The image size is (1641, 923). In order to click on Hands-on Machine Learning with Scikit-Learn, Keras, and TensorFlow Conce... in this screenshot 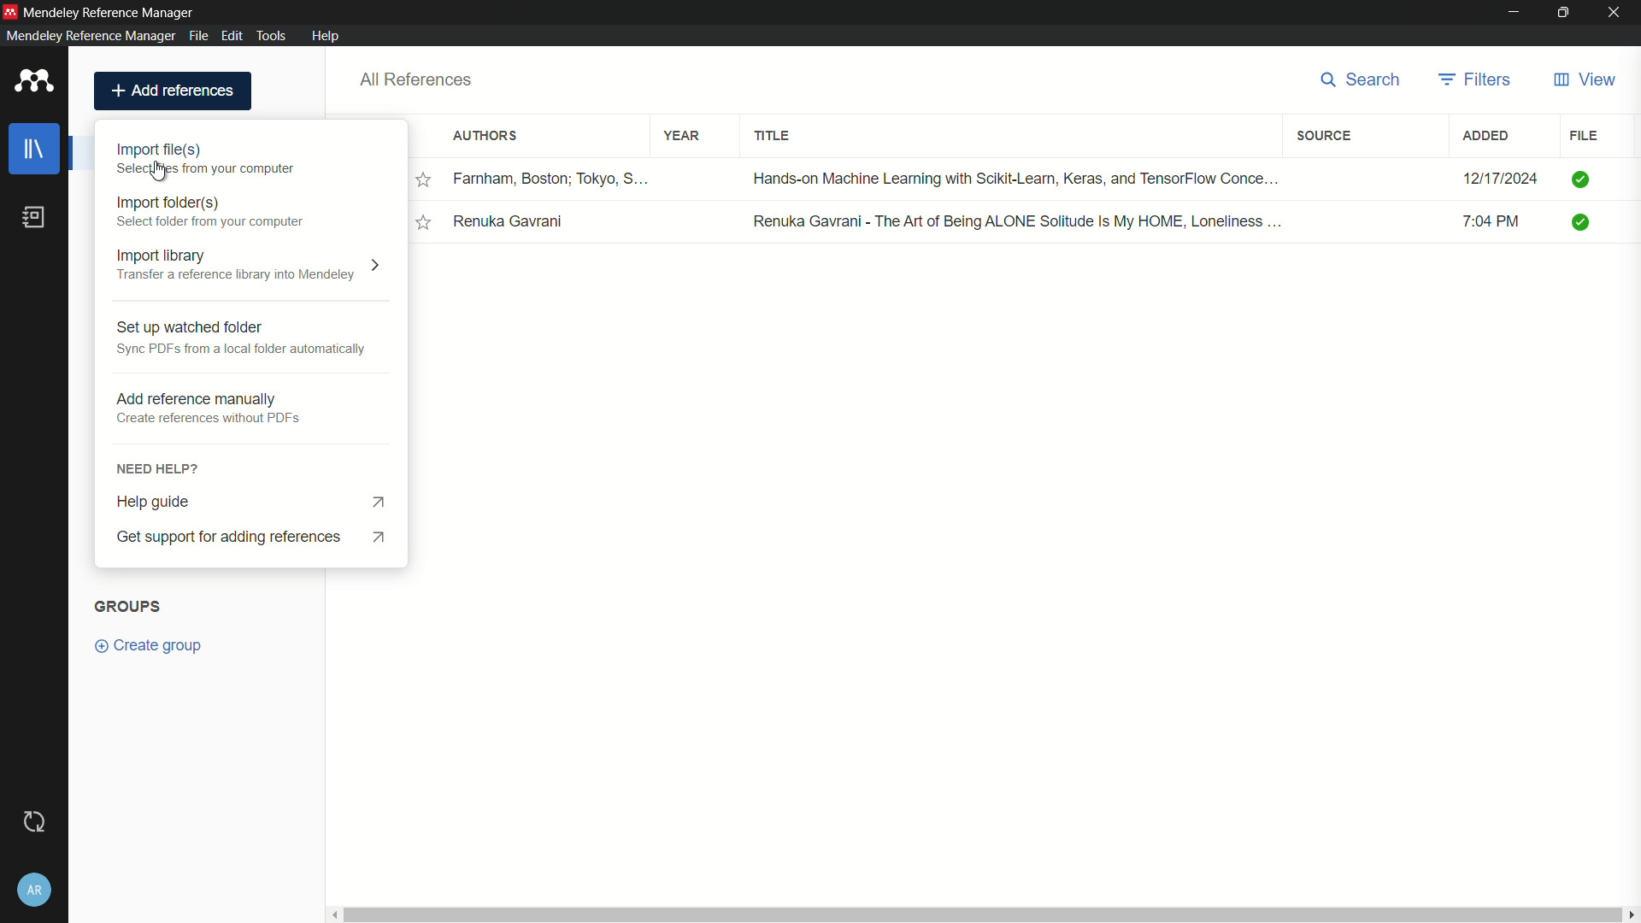, I will do `click(1019, 177)`.